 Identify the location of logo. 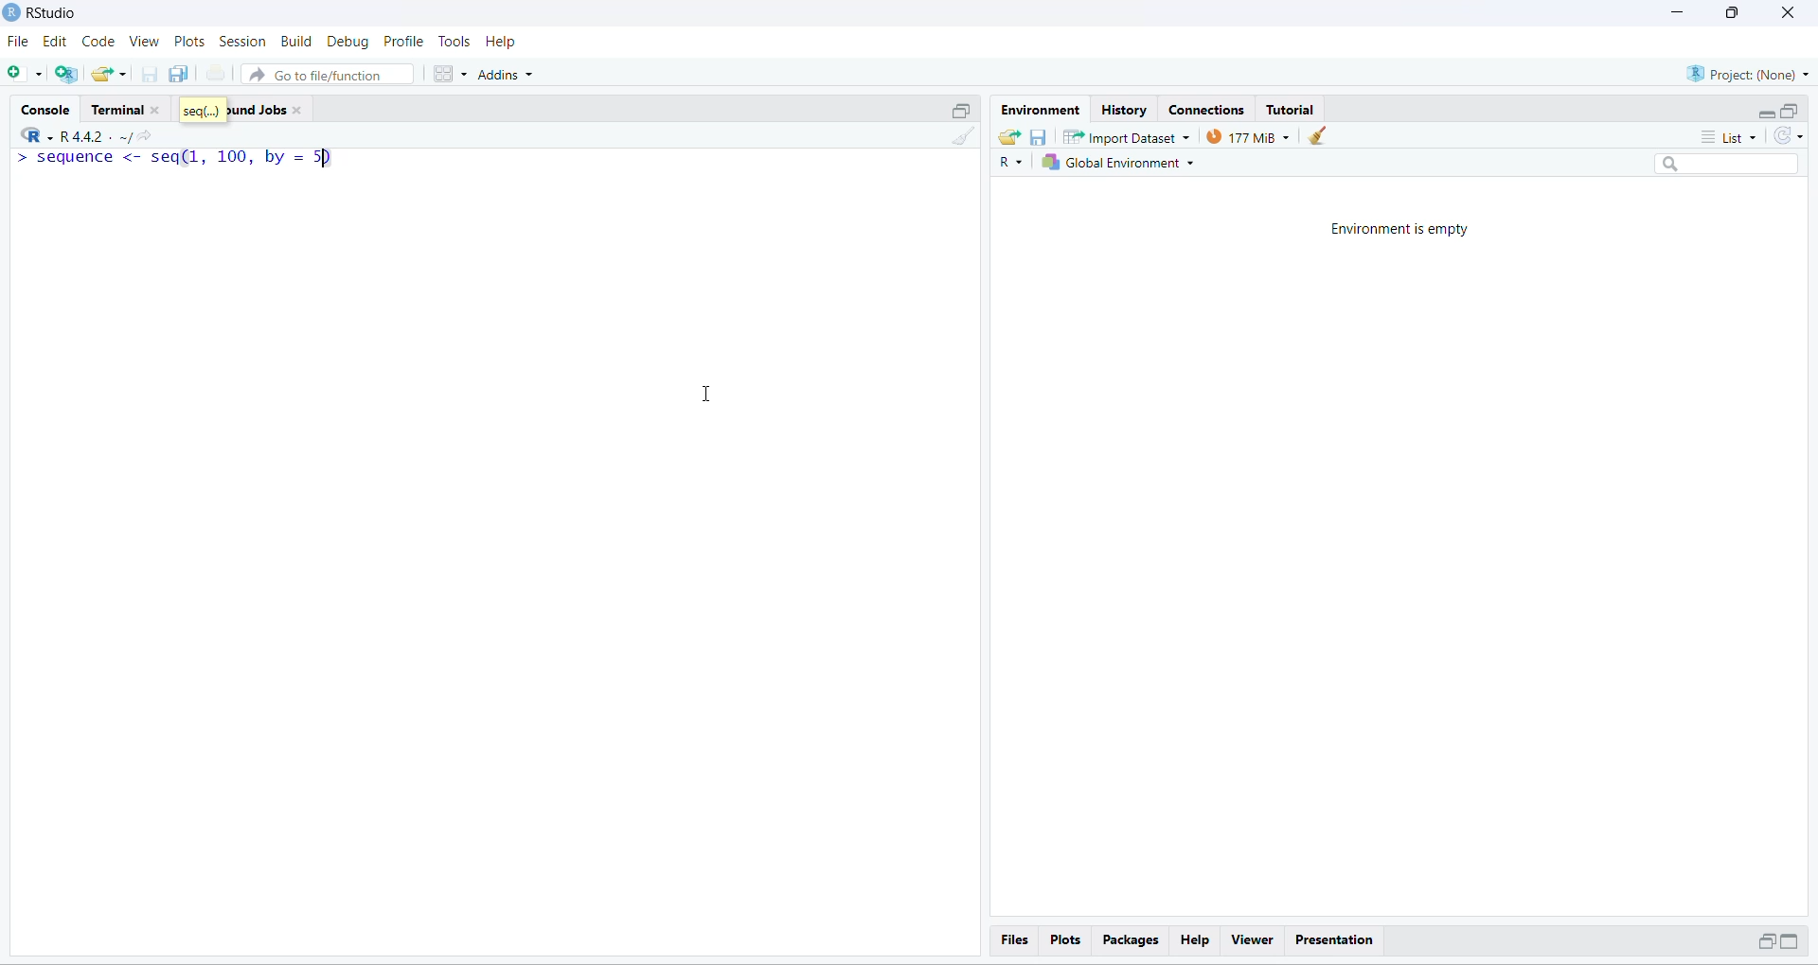
(11, 11).